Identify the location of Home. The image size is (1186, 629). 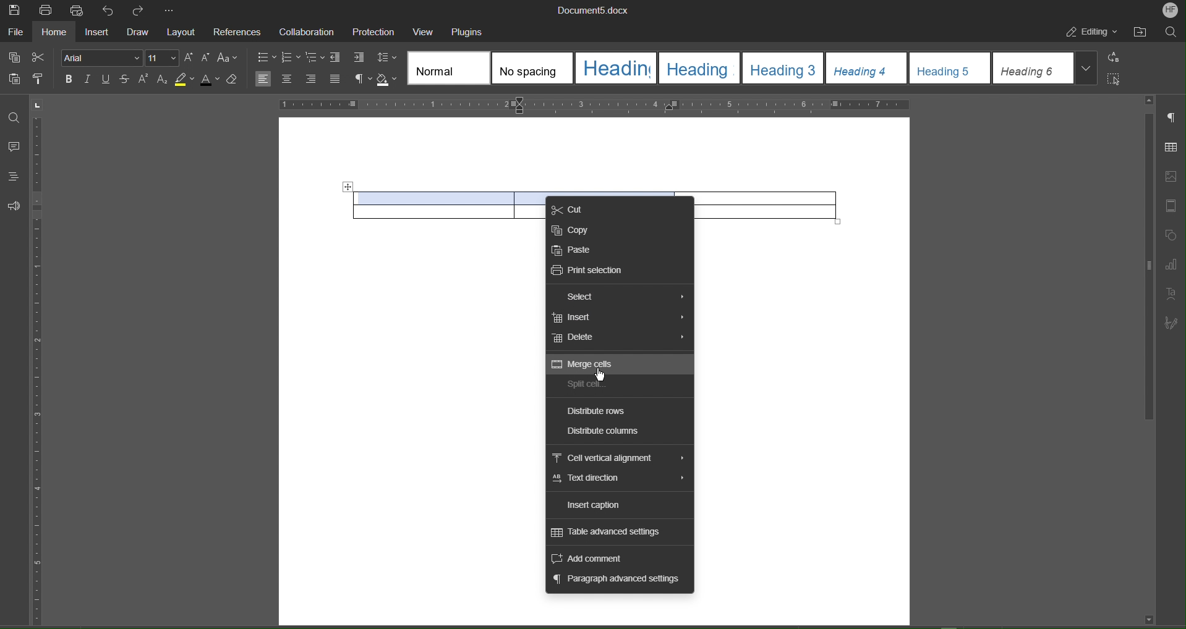
(58, 34).